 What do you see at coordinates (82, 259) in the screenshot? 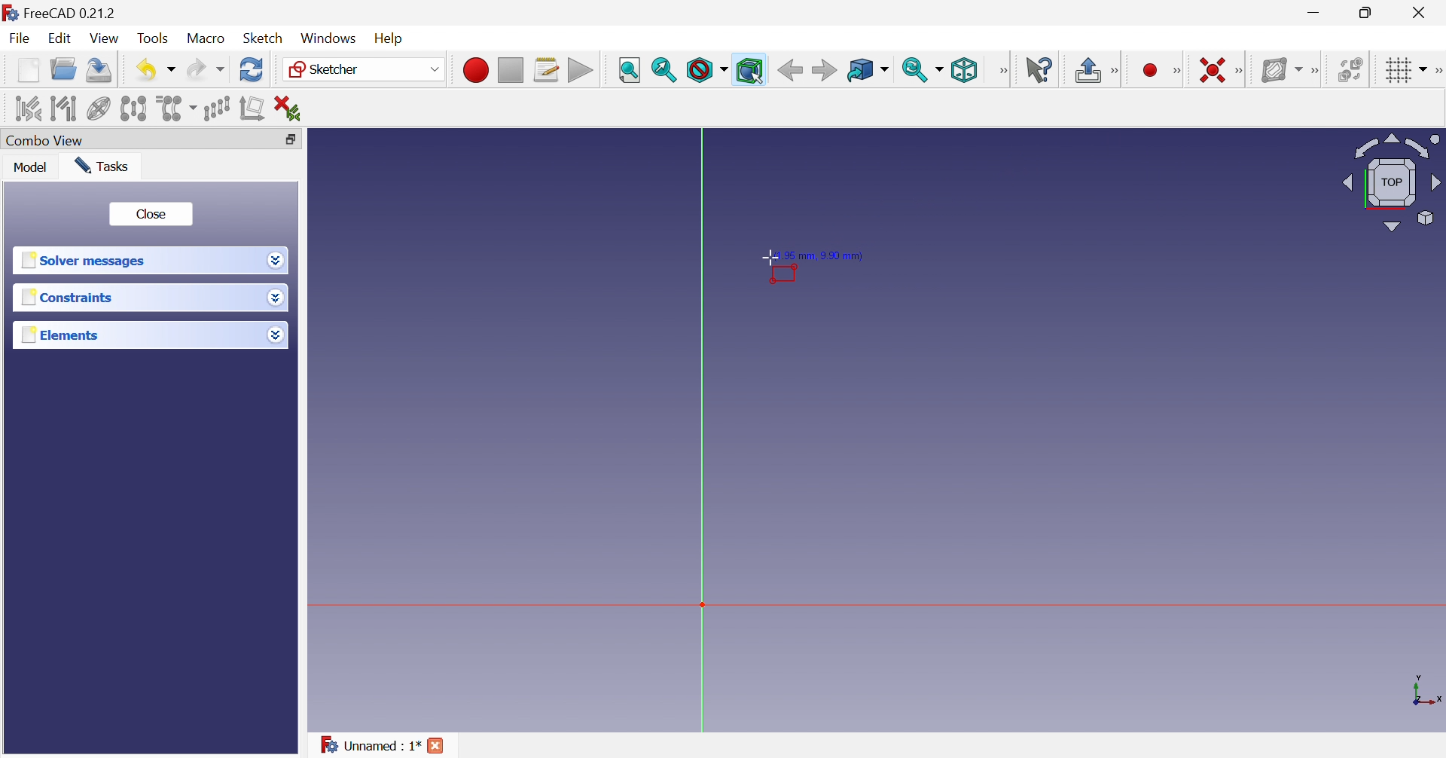
I see `Solver messages` at bounding box center [82, 259].